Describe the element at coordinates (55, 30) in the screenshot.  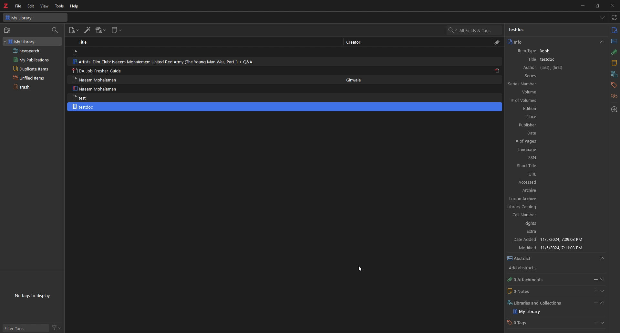
I see `filter items` at that location.